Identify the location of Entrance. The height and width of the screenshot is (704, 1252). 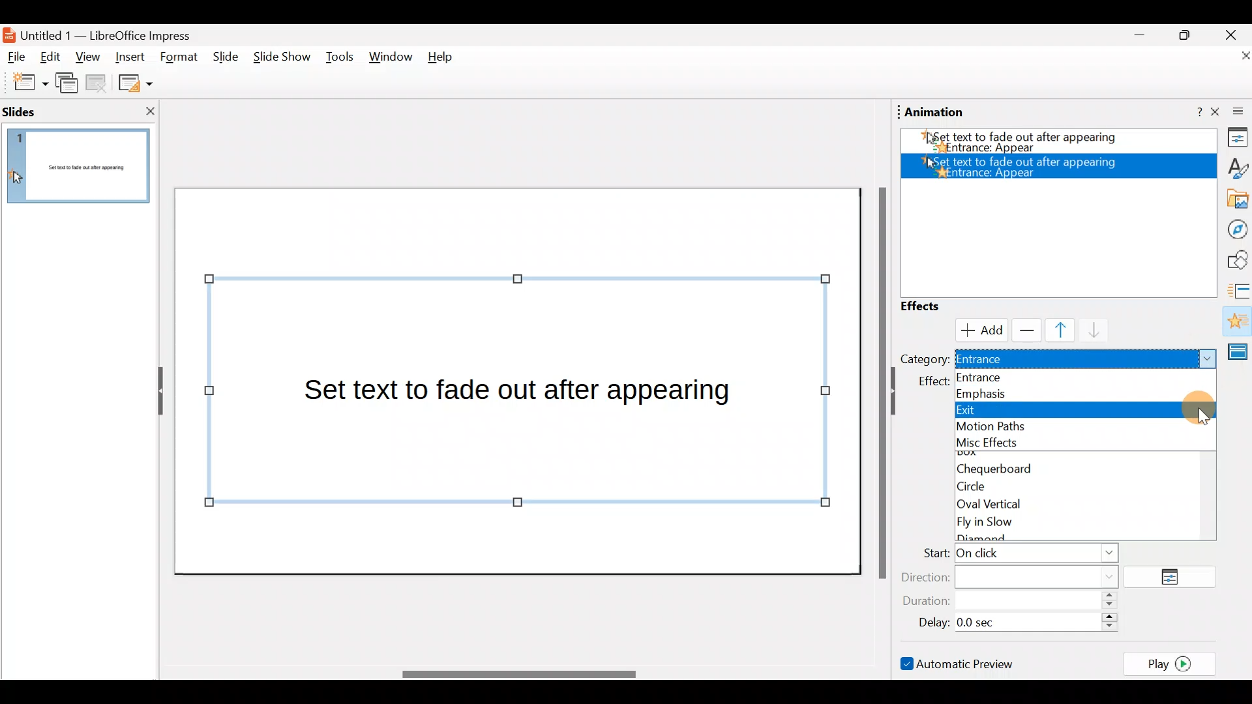
(1092, 377).